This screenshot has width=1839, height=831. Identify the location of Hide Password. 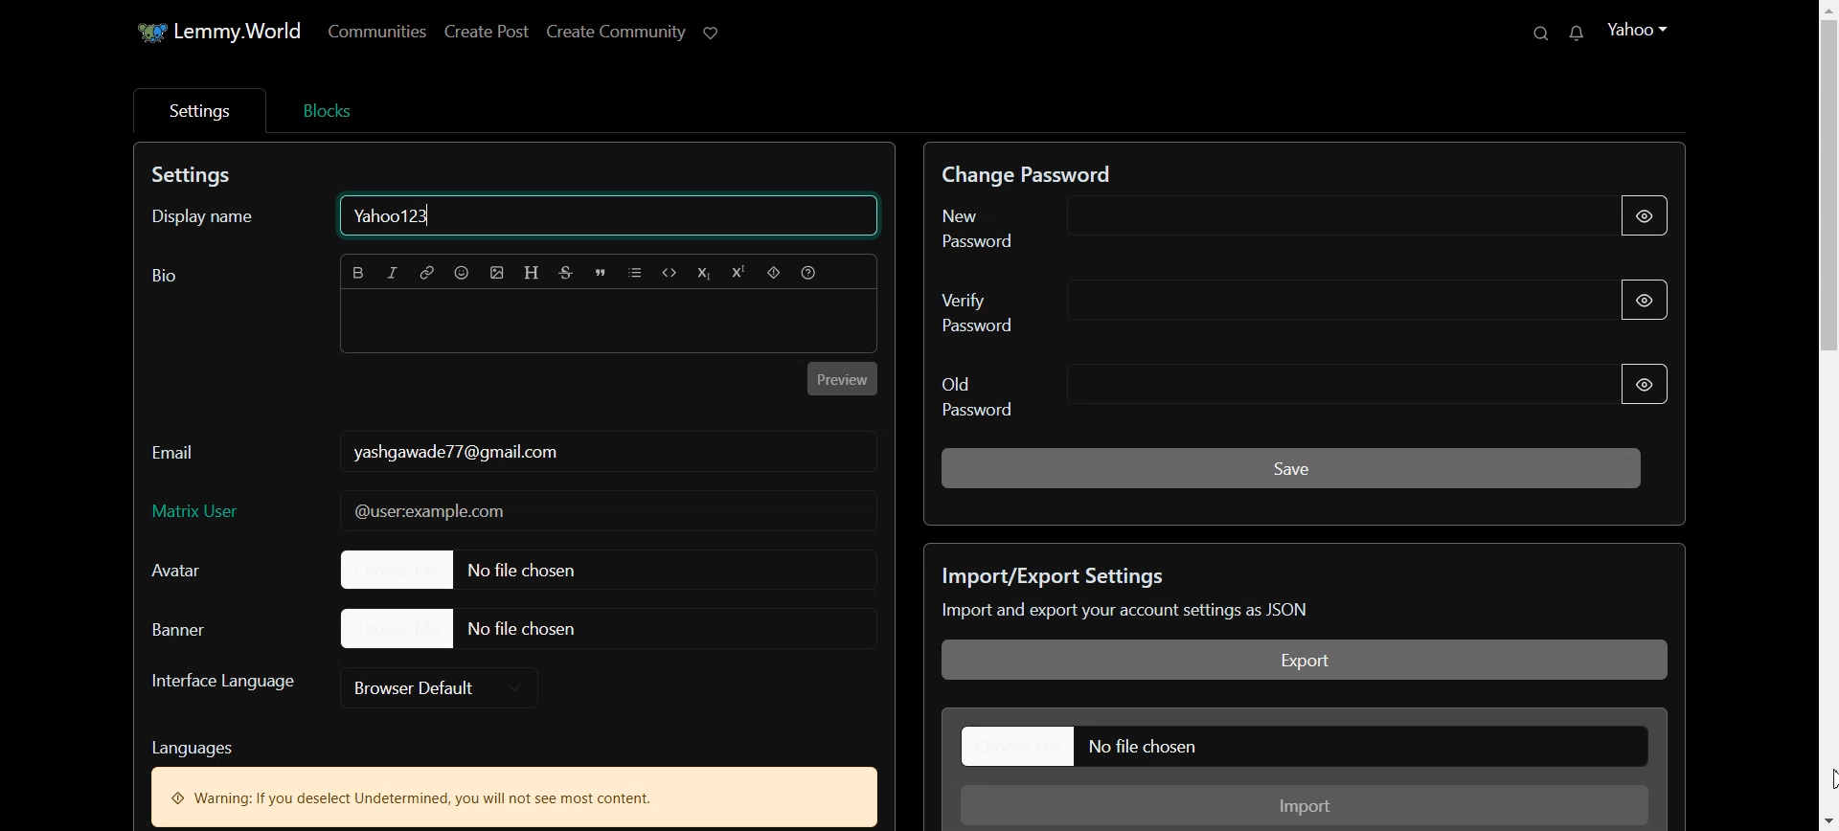
(1647, 217).